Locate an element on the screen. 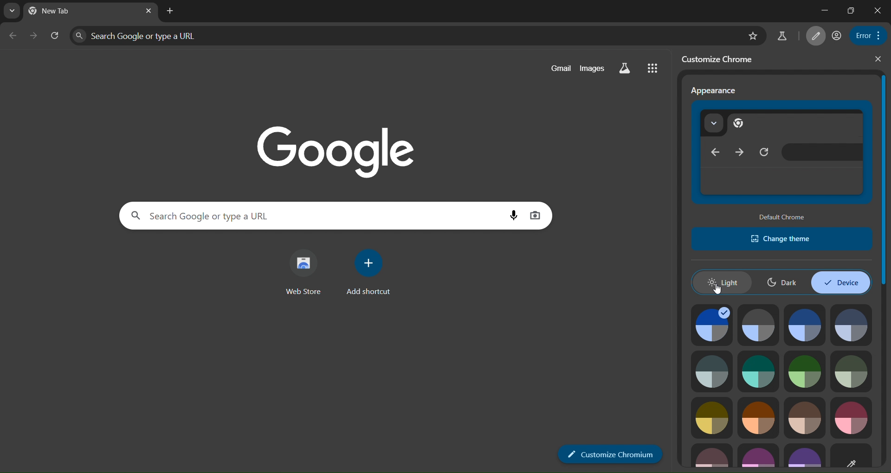 The image size is (891, 473). image is located at coordinates (854, 456).